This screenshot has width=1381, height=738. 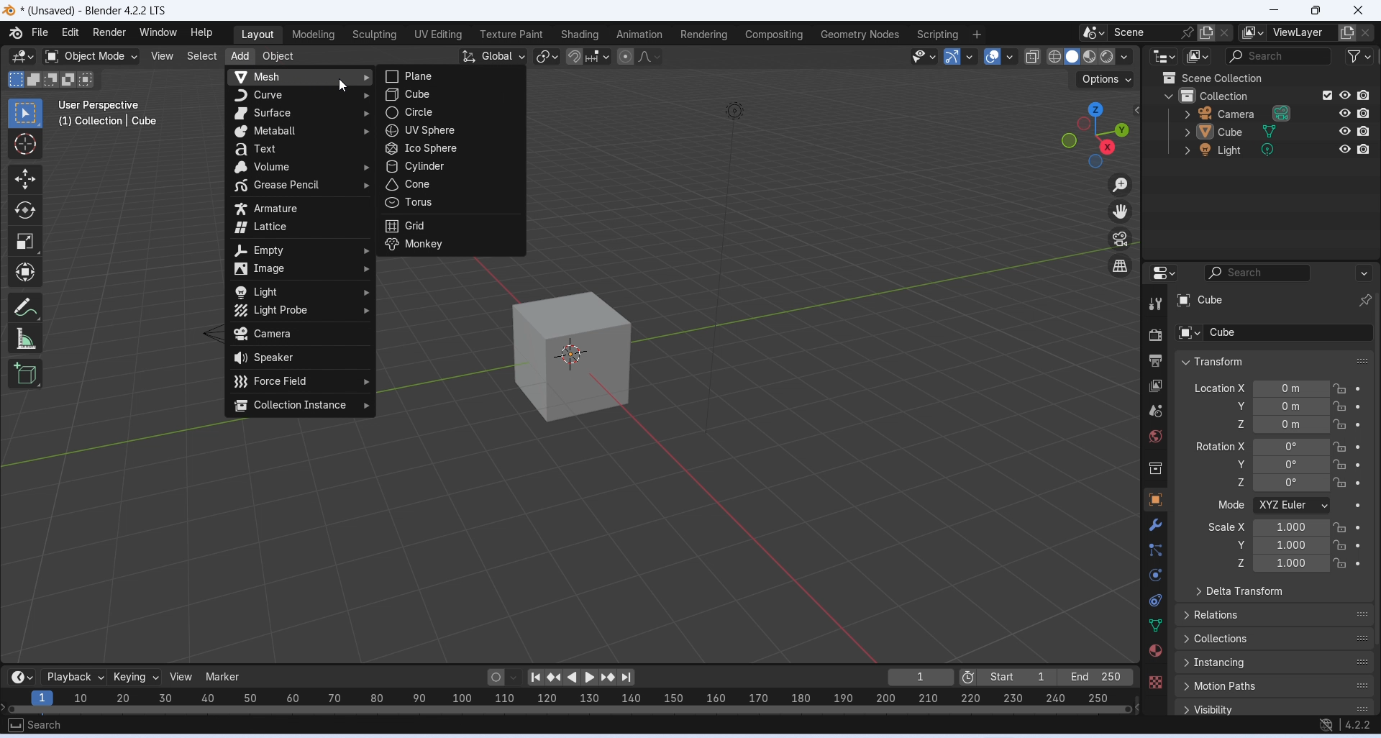 What do you see at coordinates (301, 209) in the screenshot?
I see `armature` at bounding box center [301, 209].